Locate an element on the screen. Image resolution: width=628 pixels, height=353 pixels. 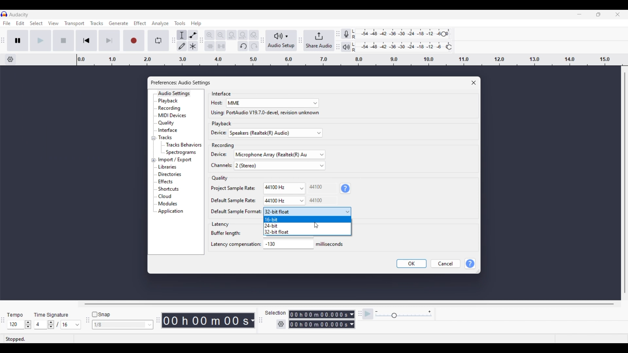
Fit project to width is located at coordinates (243, 35).